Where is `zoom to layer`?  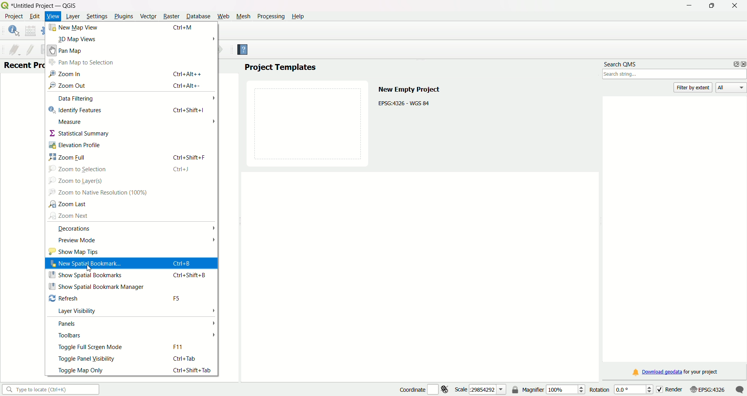
zoom to layer is located at coordinates (77, 181).